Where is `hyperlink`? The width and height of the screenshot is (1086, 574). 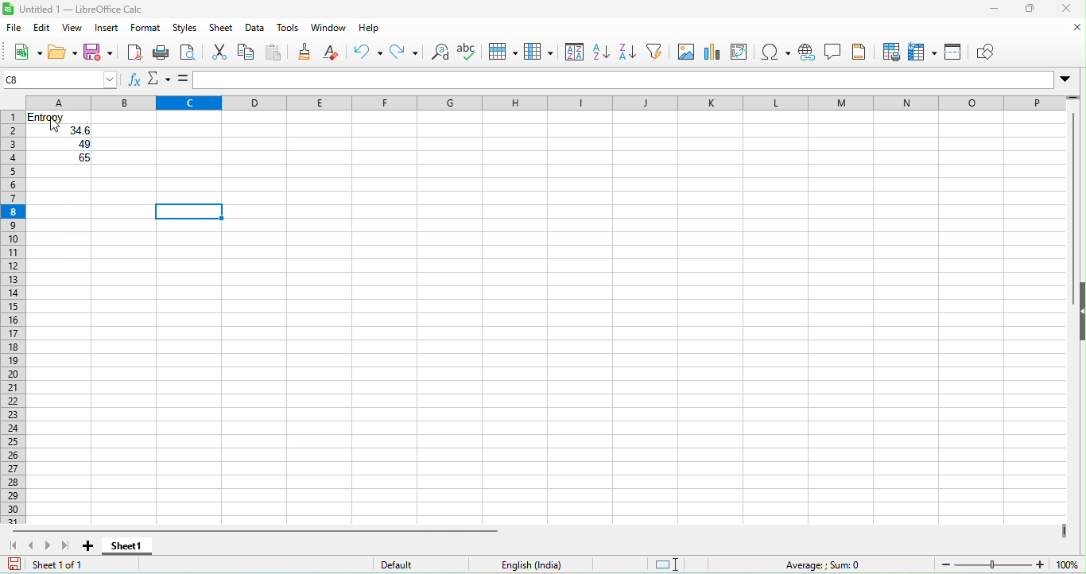 hyperlink is located at coordinates (808, 54).